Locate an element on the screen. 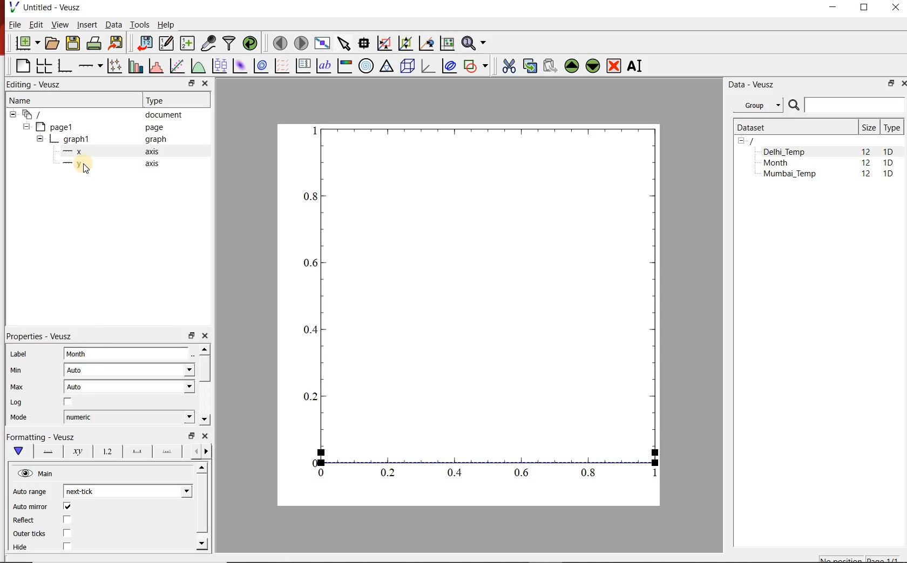 Image resolution: width=907 pixels, height=563 pixels. Formatting - Veusz is located at coordinates (43, 436).